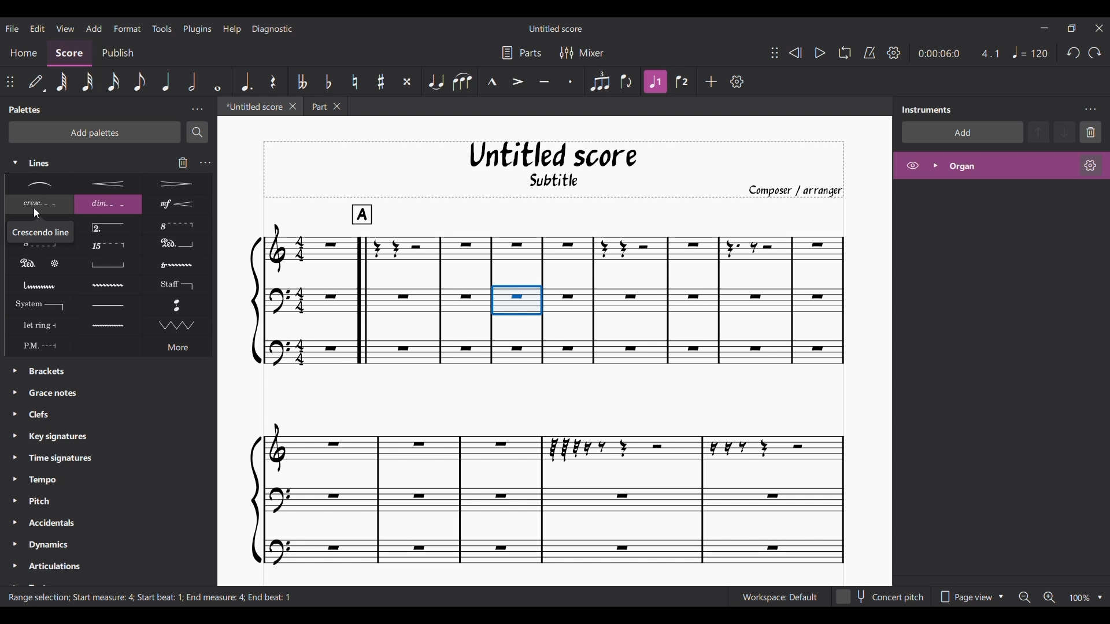  Describe the element at coordinates (218, 81) in the screenshot. I see `Whole note` at that location.